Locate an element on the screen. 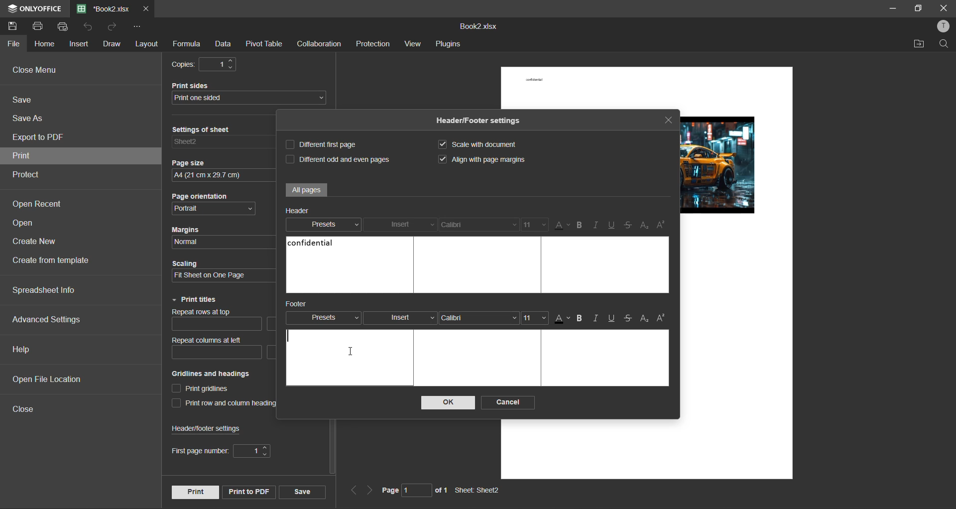 This screenshot has width=956, height=509. page orientation is located at coordinates (213, 210).